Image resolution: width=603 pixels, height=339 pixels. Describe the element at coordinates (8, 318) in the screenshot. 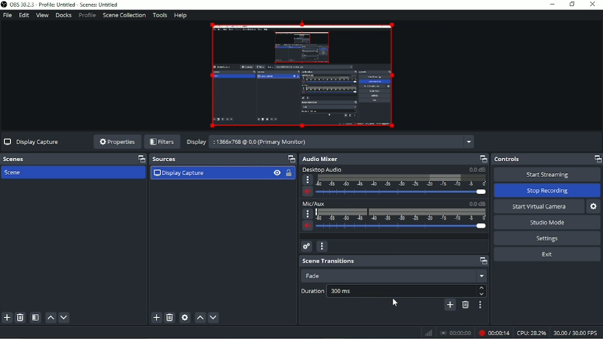

I see `Add scene` at that location.